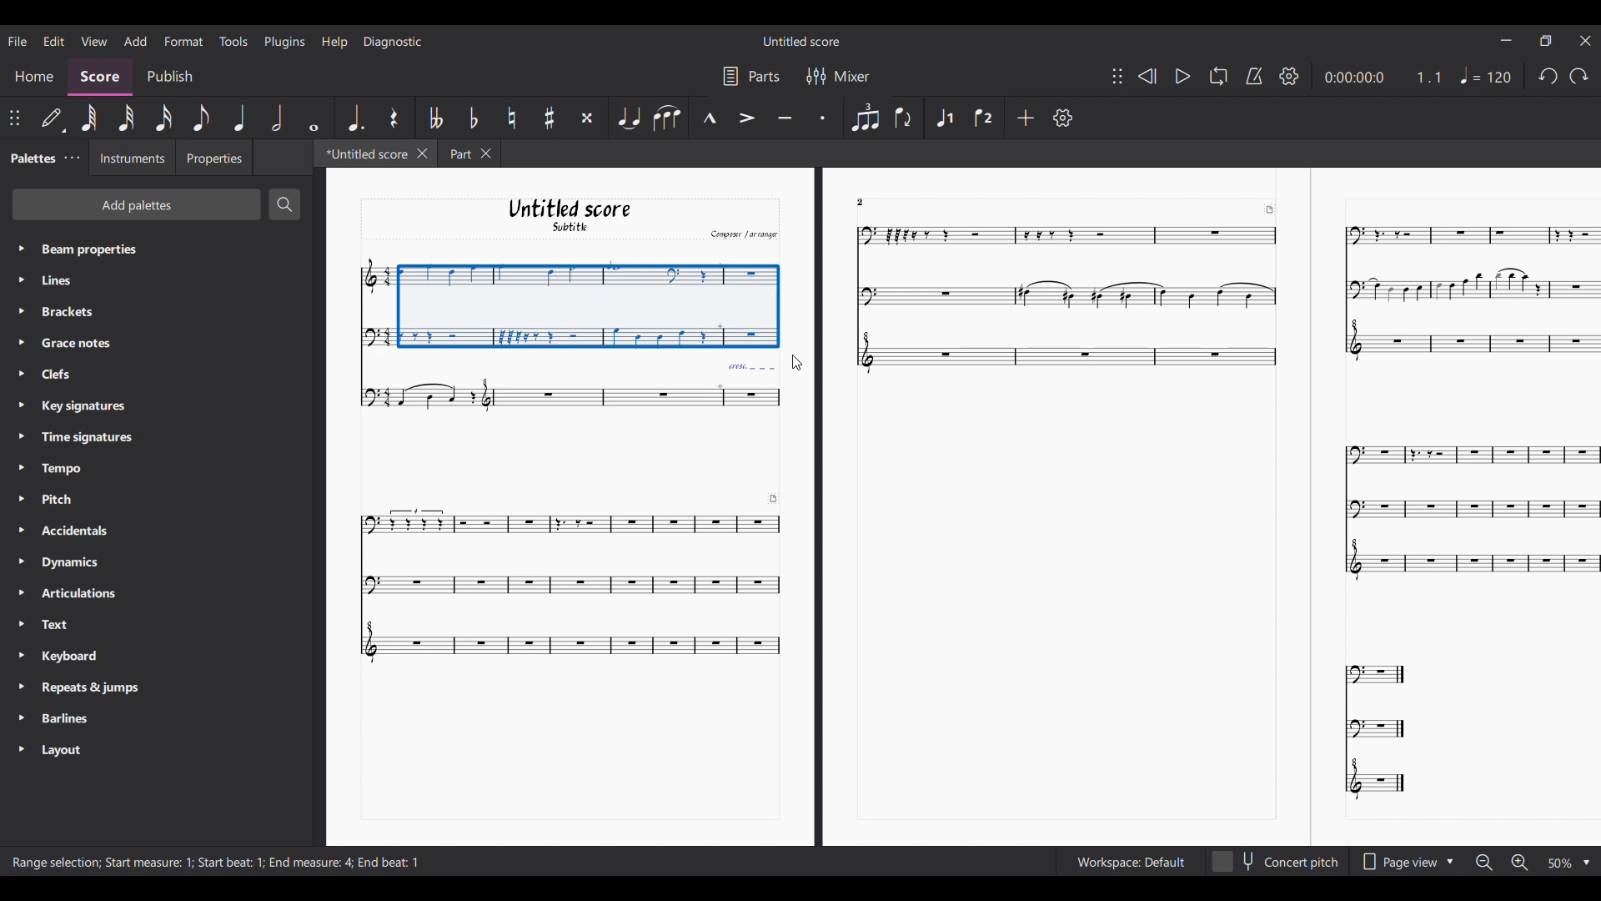 The height and width of the screenshot is (901, 1601). I want to click on , so click(19, 594).